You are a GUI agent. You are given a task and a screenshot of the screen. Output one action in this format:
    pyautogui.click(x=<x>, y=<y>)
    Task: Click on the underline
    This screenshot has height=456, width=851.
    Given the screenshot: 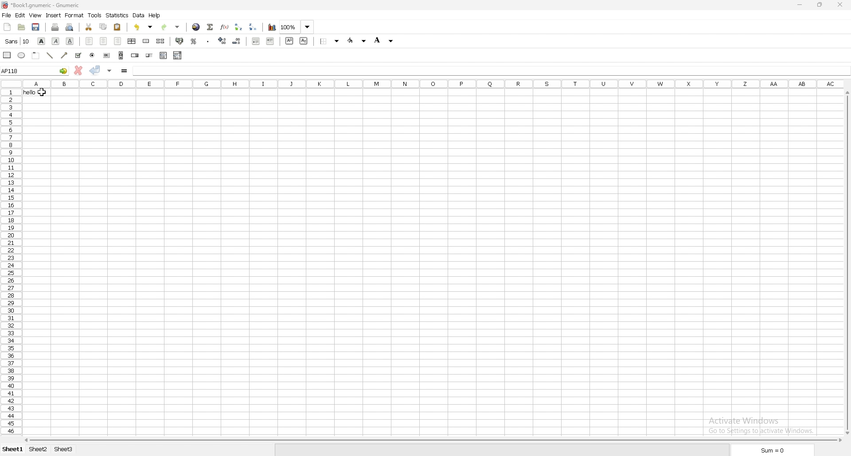 What is the action you would take?
    pyautogui.click(x=70, y=41)
    